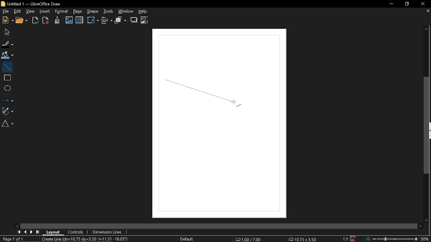 This screenshot has height=242, width=431. I want to click on Fill color, so click(7, 55).